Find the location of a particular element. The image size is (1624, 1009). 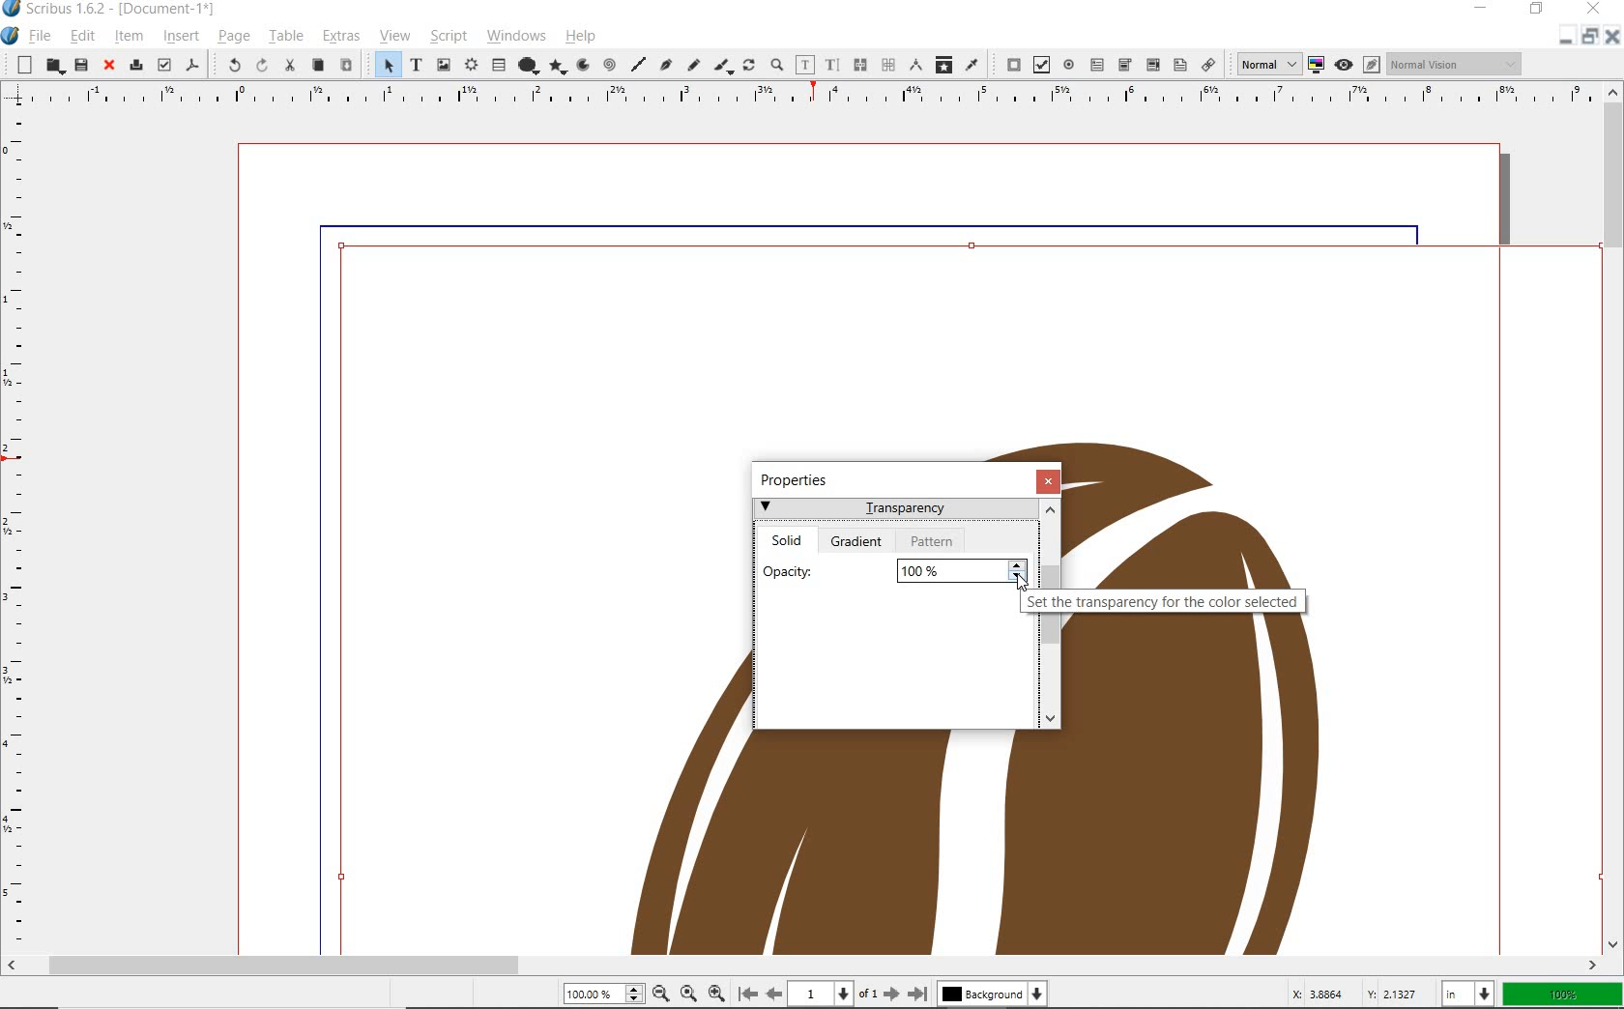

close is located at coordinates (108, 66).